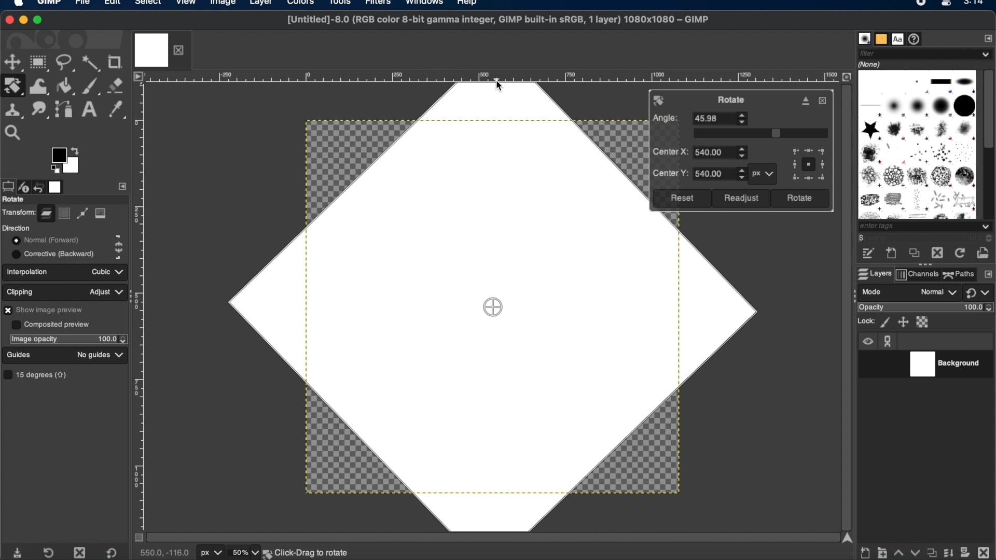 The width and height of the screenshot is (996, 560). What do you see at coordinates (46, 212) in the screenshot?
I see `layer` at bounding box center [46, 212].